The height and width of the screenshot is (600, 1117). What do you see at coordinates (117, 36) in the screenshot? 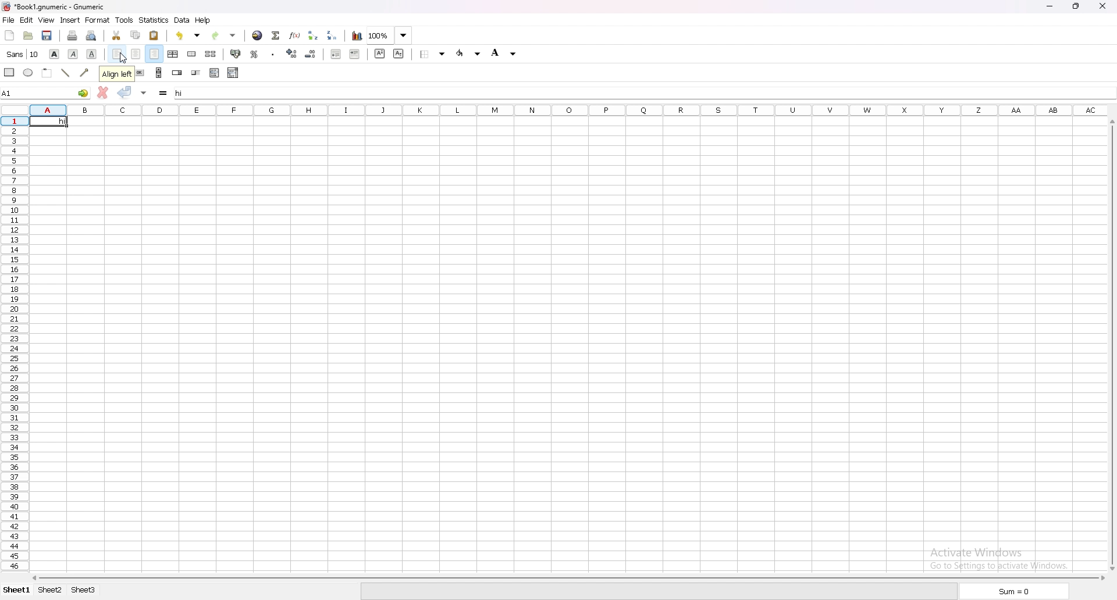
I see `cut` at bounding box center [117, 36].